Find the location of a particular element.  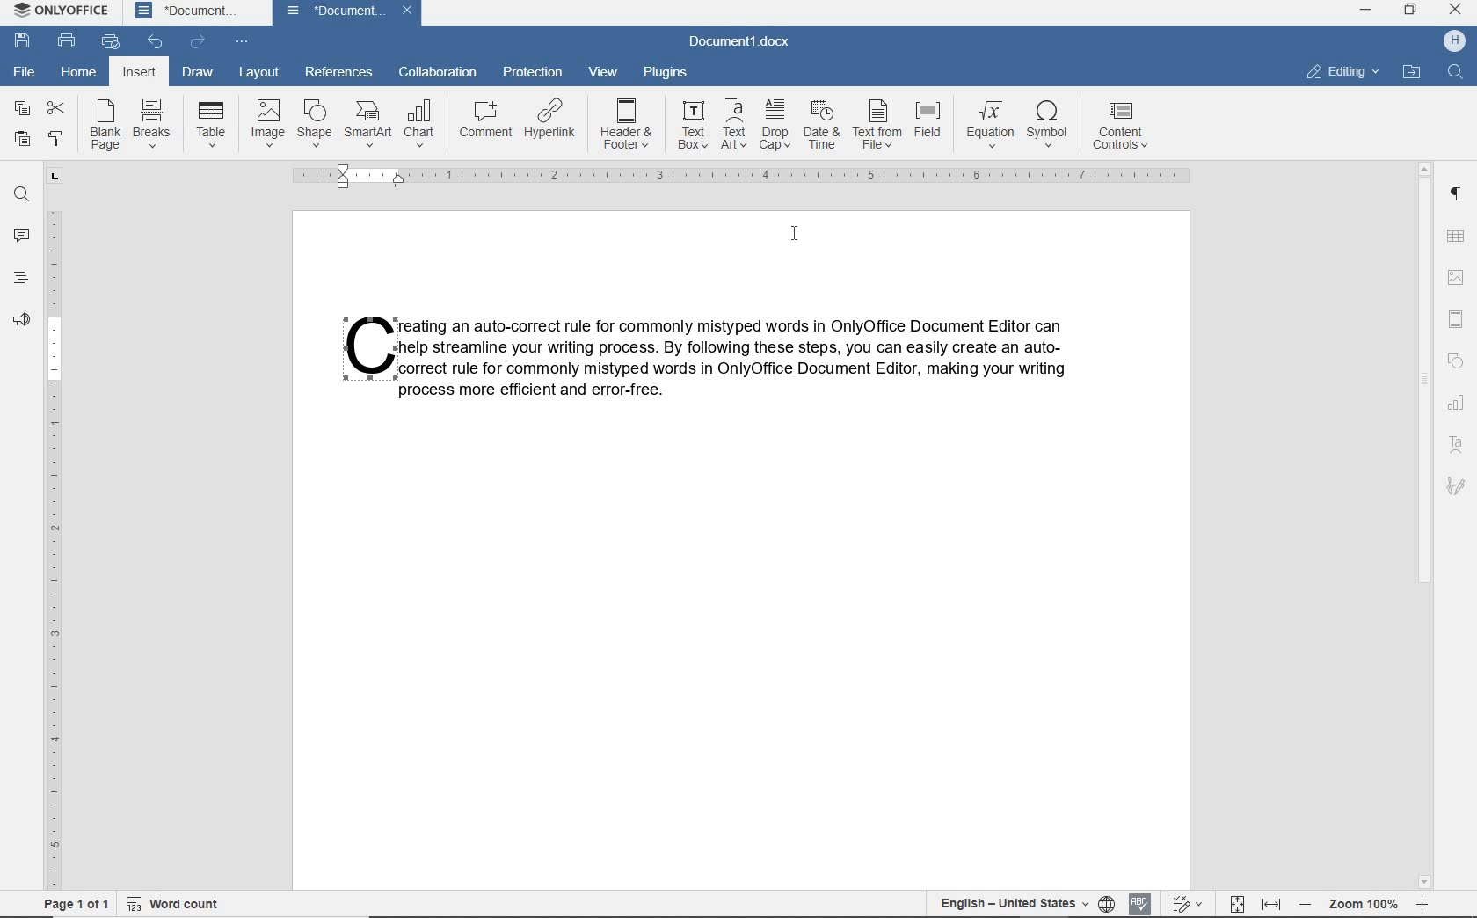

scrollbar is located at coordinates (1428, 525).